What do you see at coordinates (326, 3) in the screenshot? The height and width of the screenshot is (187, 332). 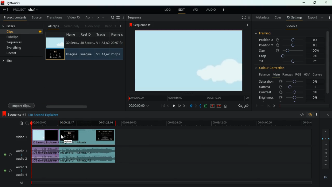 I see `close` at bounding box center [326, 3].